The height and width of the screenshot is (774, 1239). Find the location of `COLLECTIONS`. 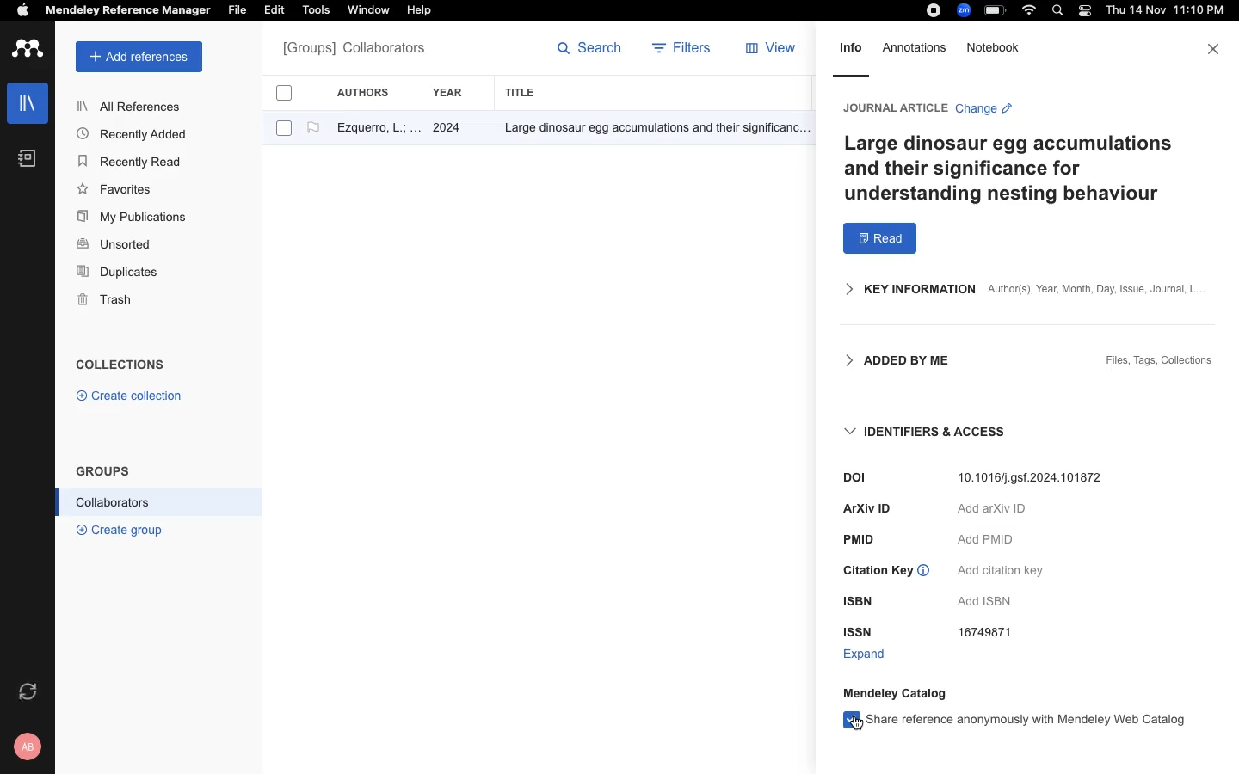

COLLECTIONS is located at coordinates (120, 366).